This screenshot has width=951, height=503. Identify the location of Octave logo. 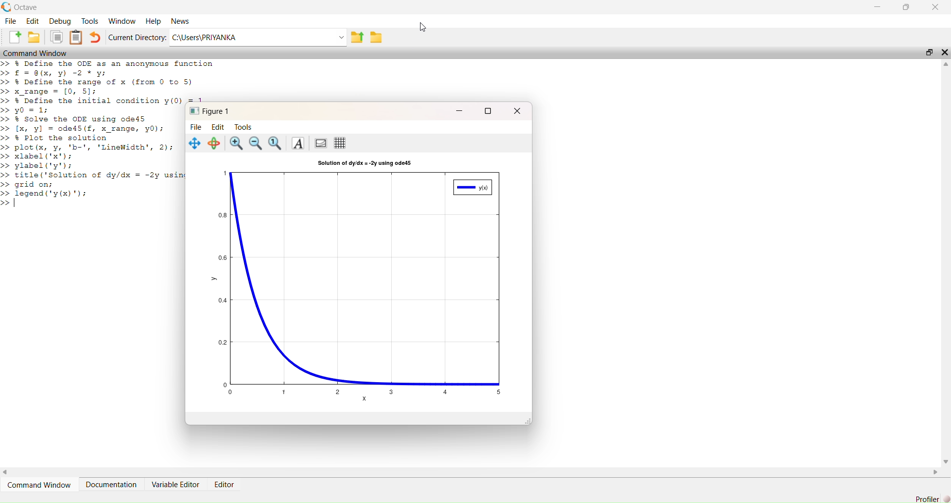
(6, 7).